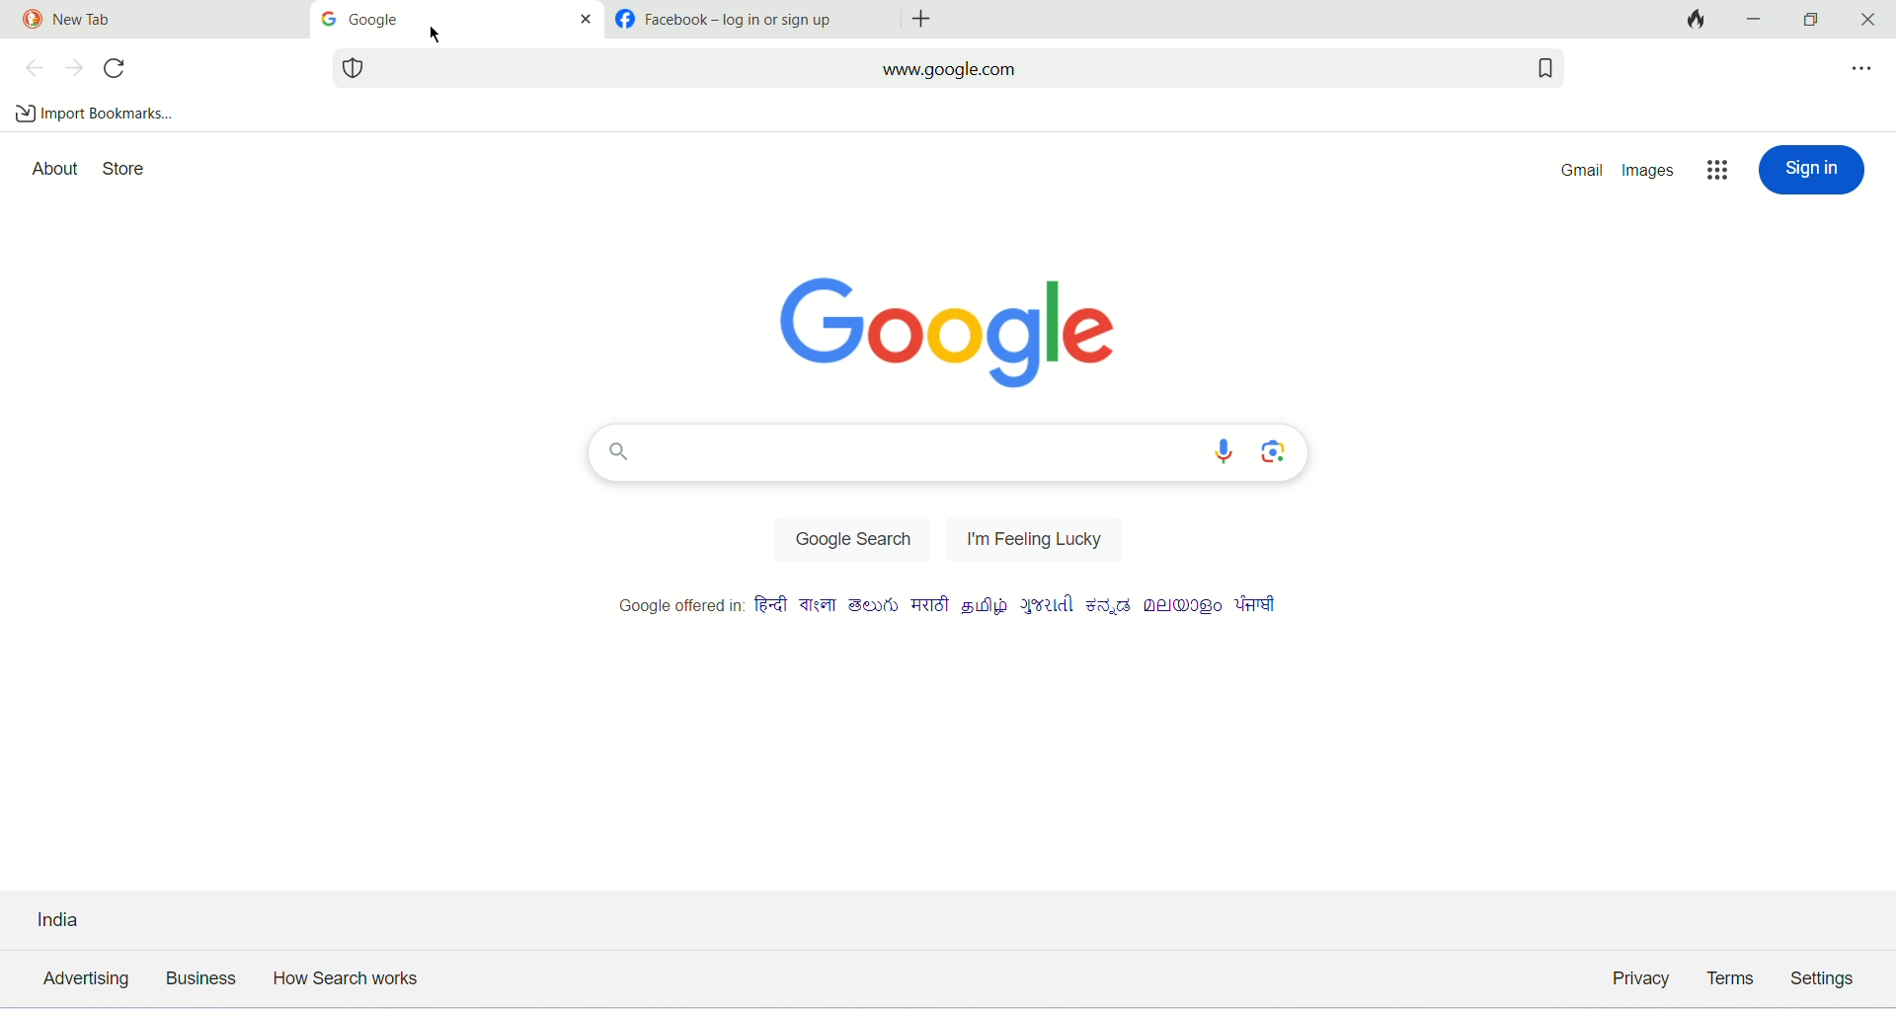  Describe the element at coordinates (93, 113) in the screenshot. I see `import bookmarks` at that location.